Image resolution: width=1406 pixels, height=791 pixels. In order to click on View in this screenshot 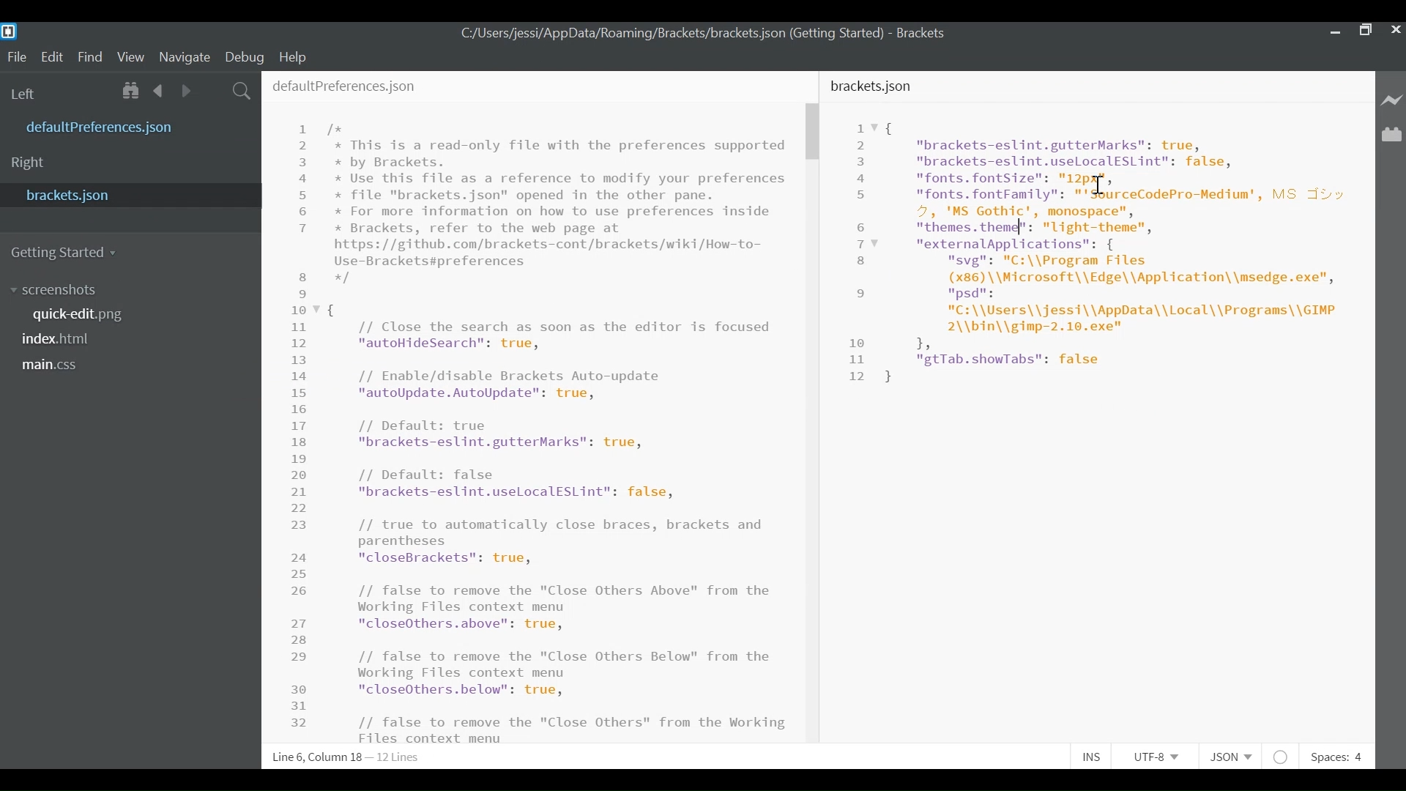, I will do `click(131, 58)`.